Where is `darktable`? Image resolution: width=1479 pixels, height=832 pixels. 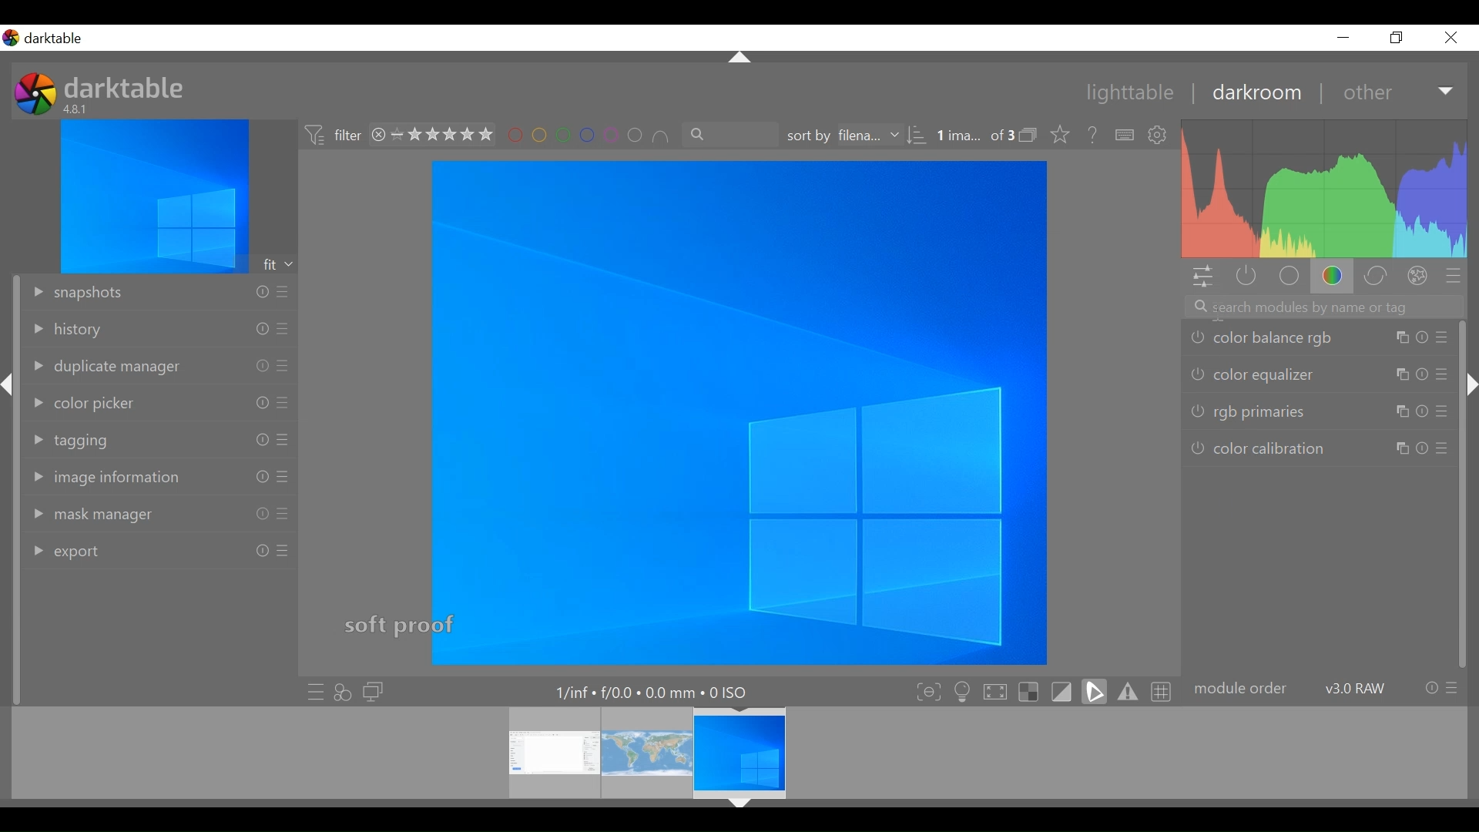 darktable is located at coordinates (59, 39).